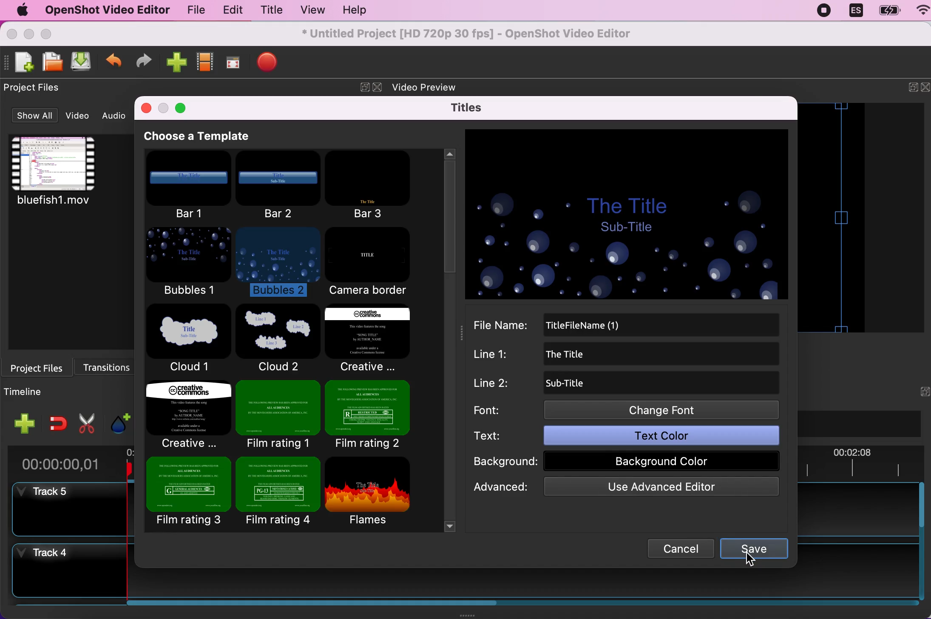  I want to click on show profile, so click(204, 65).